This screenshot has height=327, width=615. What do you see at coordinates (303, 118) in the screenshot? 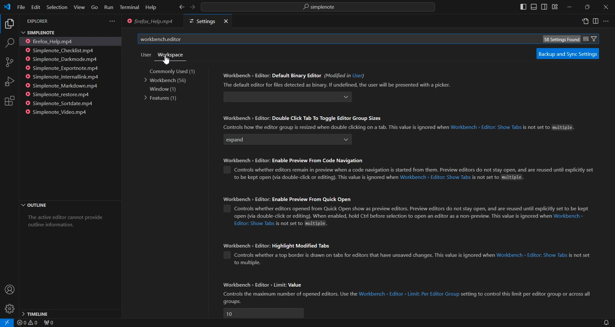
I see `‘Workbench > Editor: Double Click Tab To Toggle Editor Group Sizes` at bounding box center [303, 118].